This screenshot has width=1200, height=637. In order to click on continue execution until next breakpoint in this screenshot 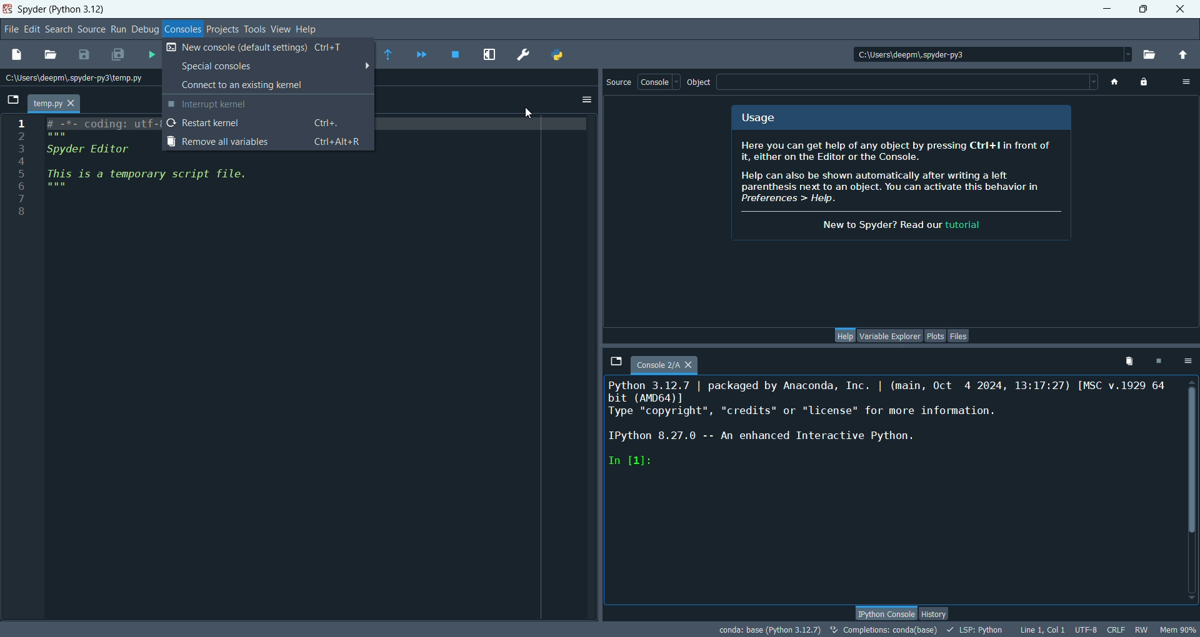, I will do `click(421, 55)`.